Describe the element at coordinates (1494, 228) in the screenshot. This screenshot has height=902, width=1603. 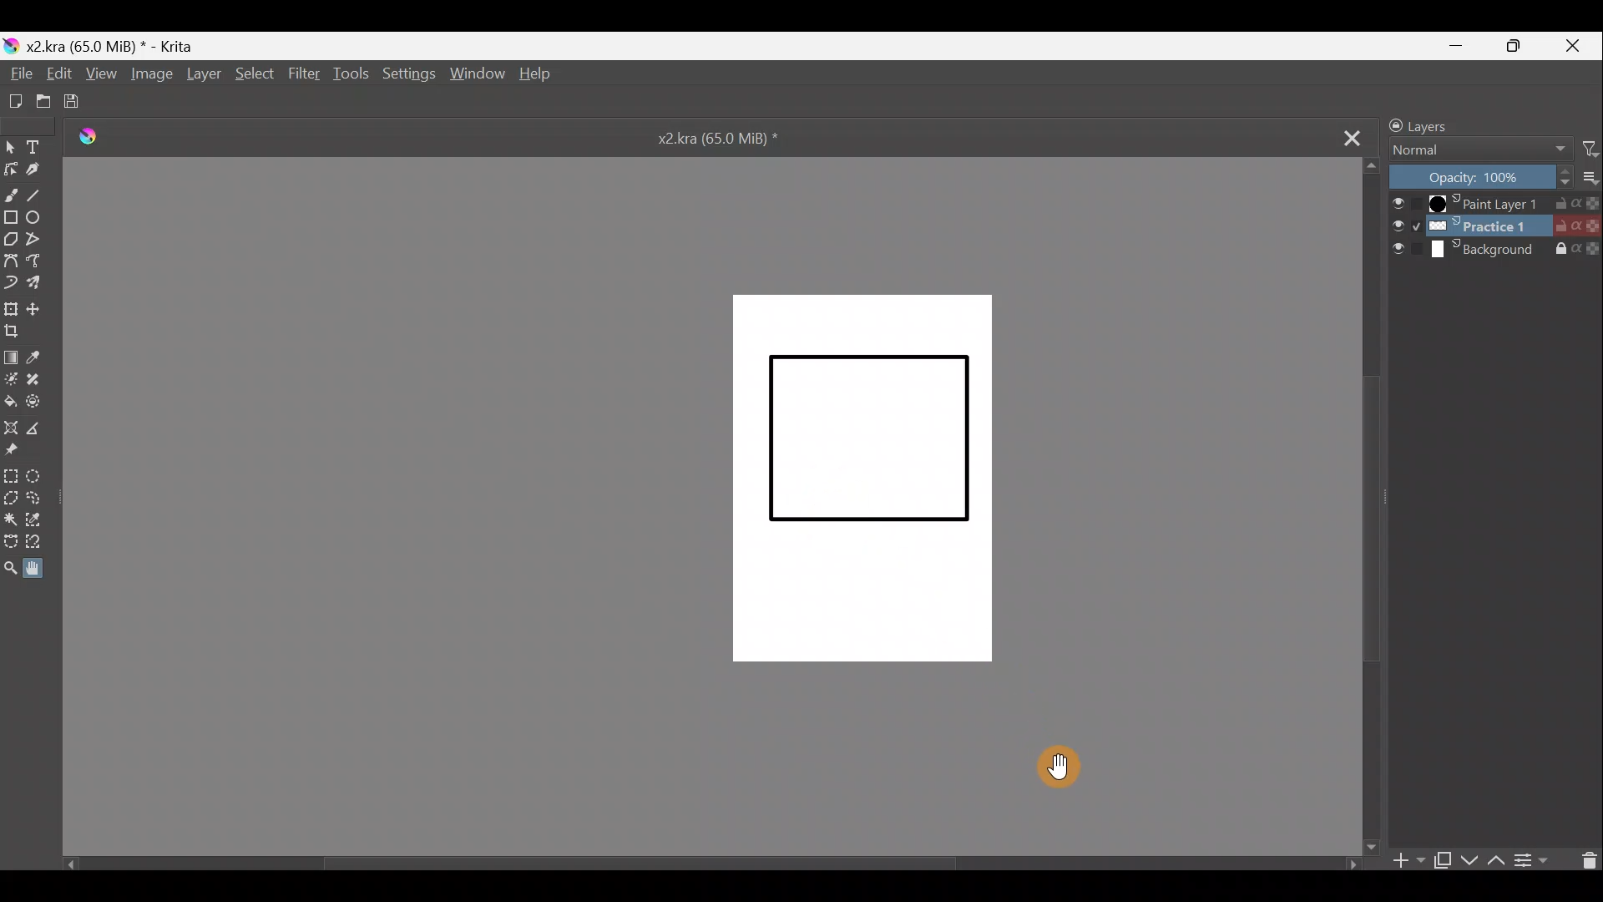
I see `Layer 2` at that location.